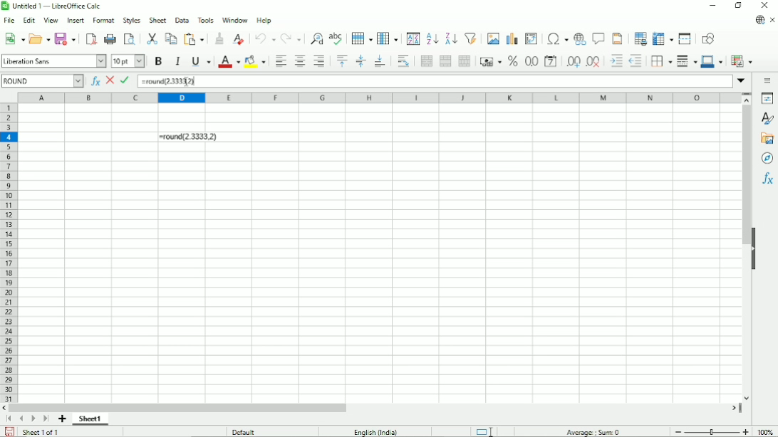  Describe the element at coordinates (616, 61) in the screenshot. I see `Decrease indent` at that location.